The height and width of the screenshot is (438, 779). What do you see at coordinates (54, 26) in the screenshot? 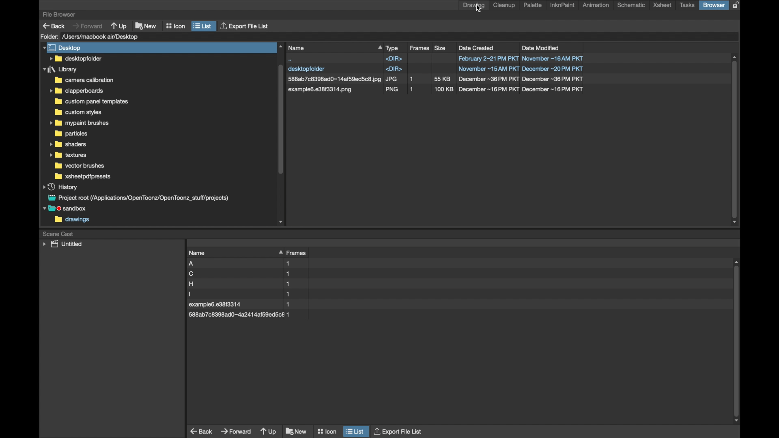
I see `back` at bounding box center [54, 26].